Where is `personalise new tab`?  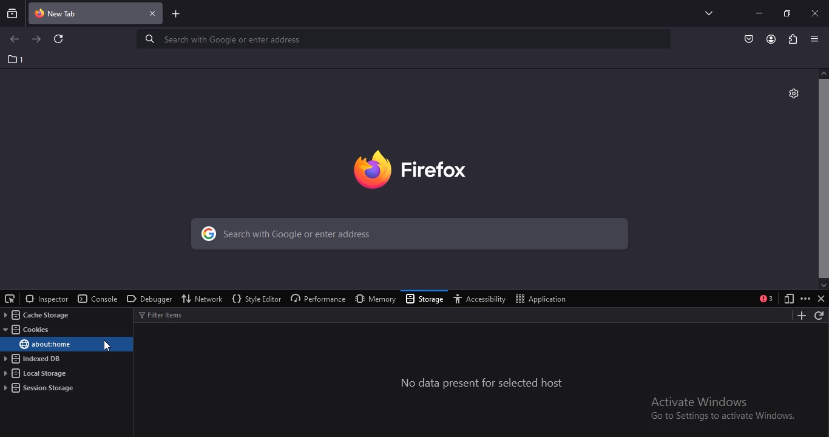
personalise new tab is located at coordinates (793, 92).